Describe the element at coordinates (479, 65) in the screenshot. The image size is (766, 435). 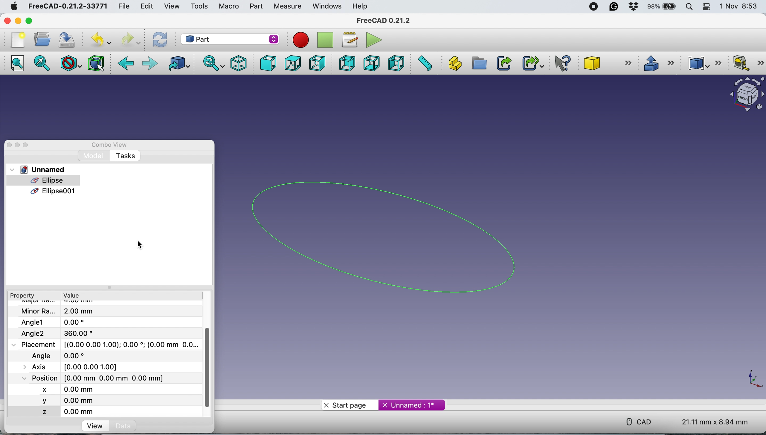
I see `create group` at that location.